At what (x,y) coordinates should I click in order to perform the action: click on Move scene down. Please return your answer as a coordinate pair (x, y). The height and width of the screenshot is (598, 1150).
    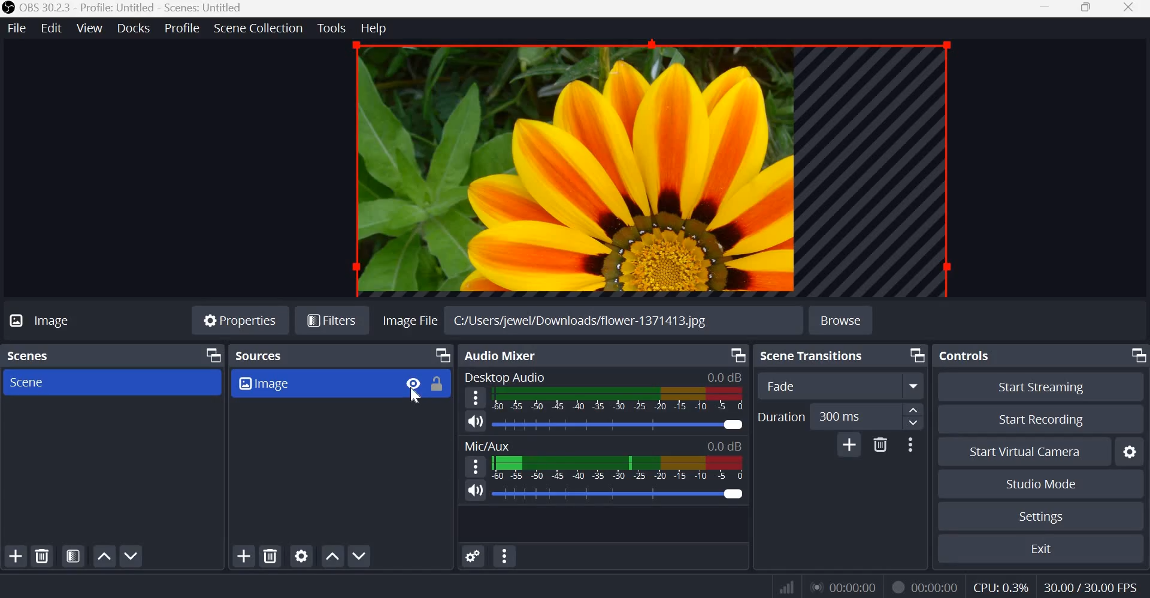
    Looking at the image, I should click on (131, 557).